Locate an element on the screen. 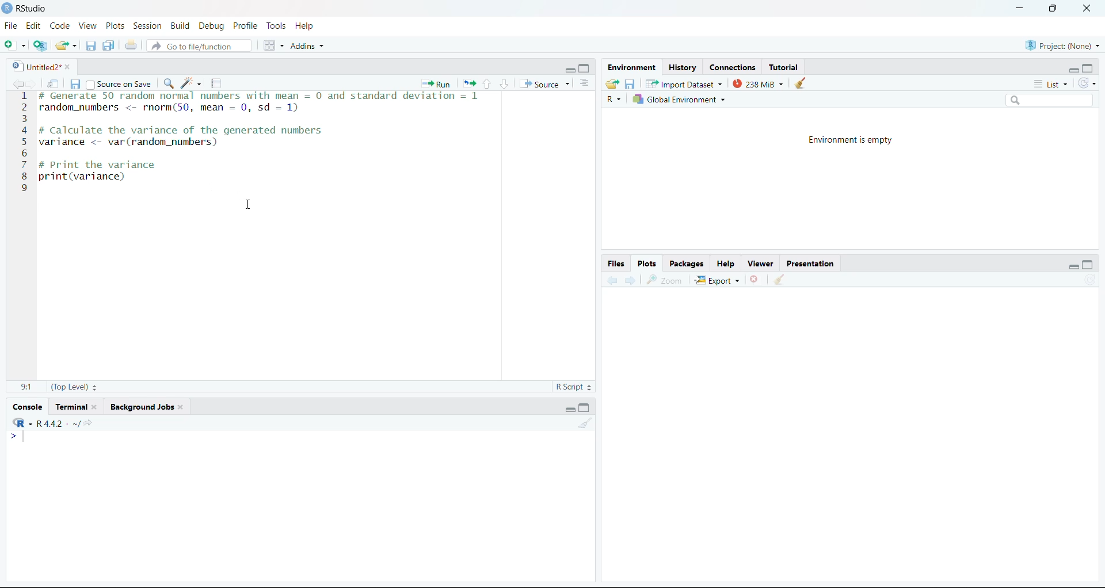 The width and height of the screenshot is (1105, 588). Top Level is located at coordinates (74, 387).